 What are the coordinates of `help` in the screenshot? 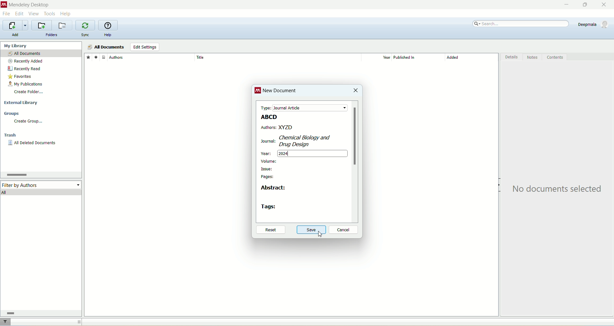 It's located at (66, 13).